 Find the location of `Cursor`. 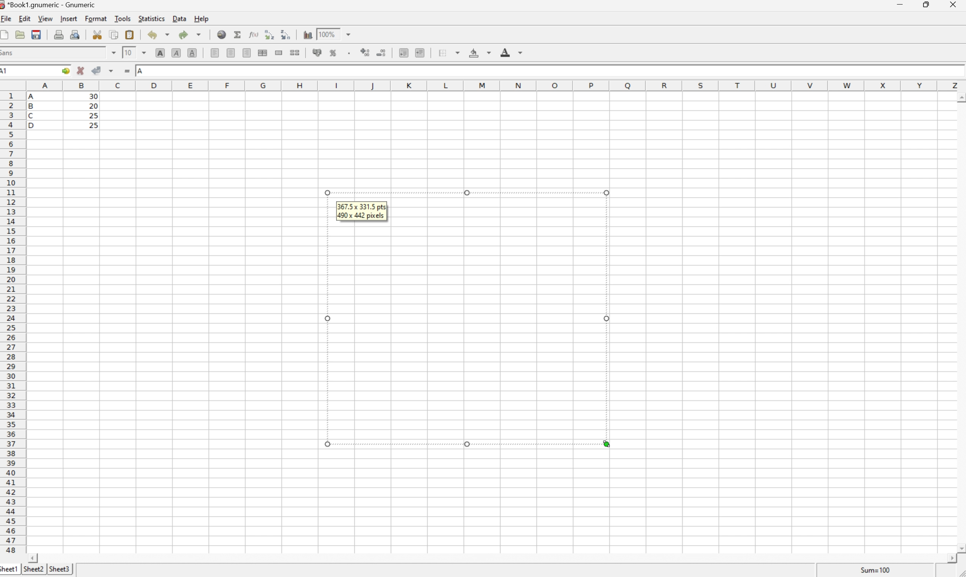

Cursor is located at coordinates (606, 444).